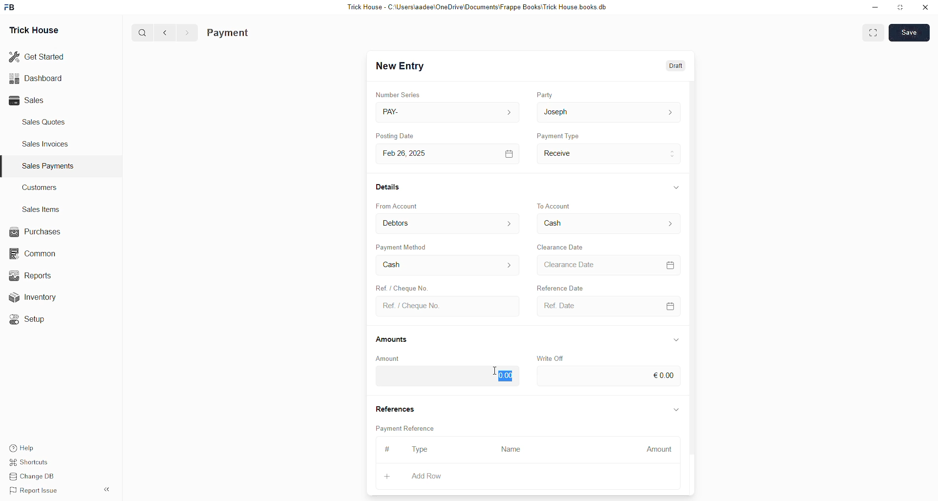  I want to click on Feb 26, 2025, so click(450, 154).